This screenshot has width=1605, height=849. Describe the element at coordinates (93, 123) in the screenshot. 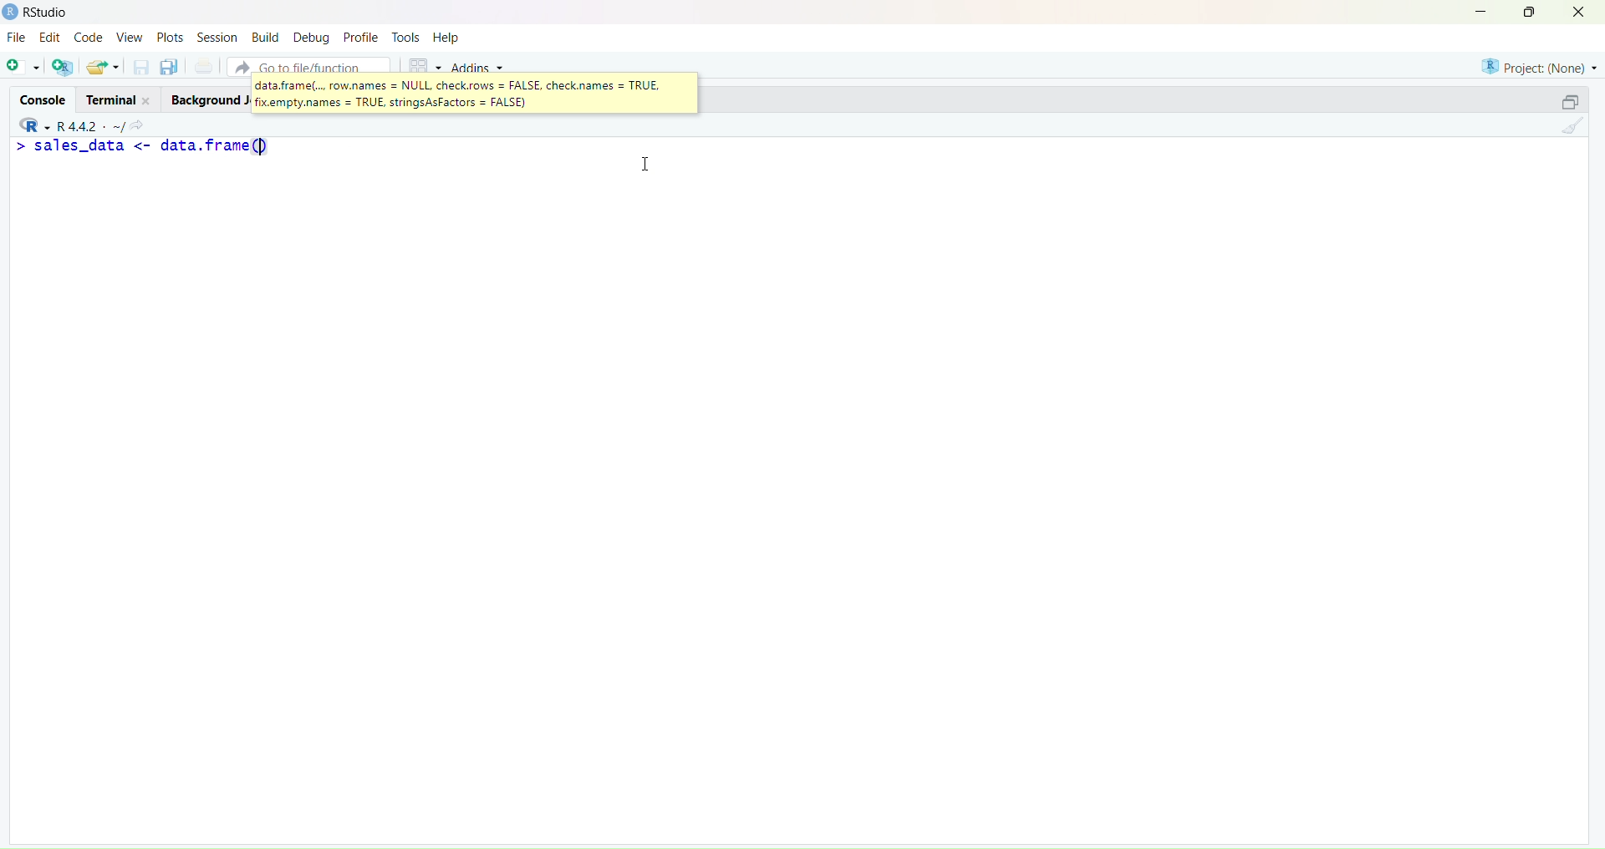

I see `- R442 - ~/` at that location.